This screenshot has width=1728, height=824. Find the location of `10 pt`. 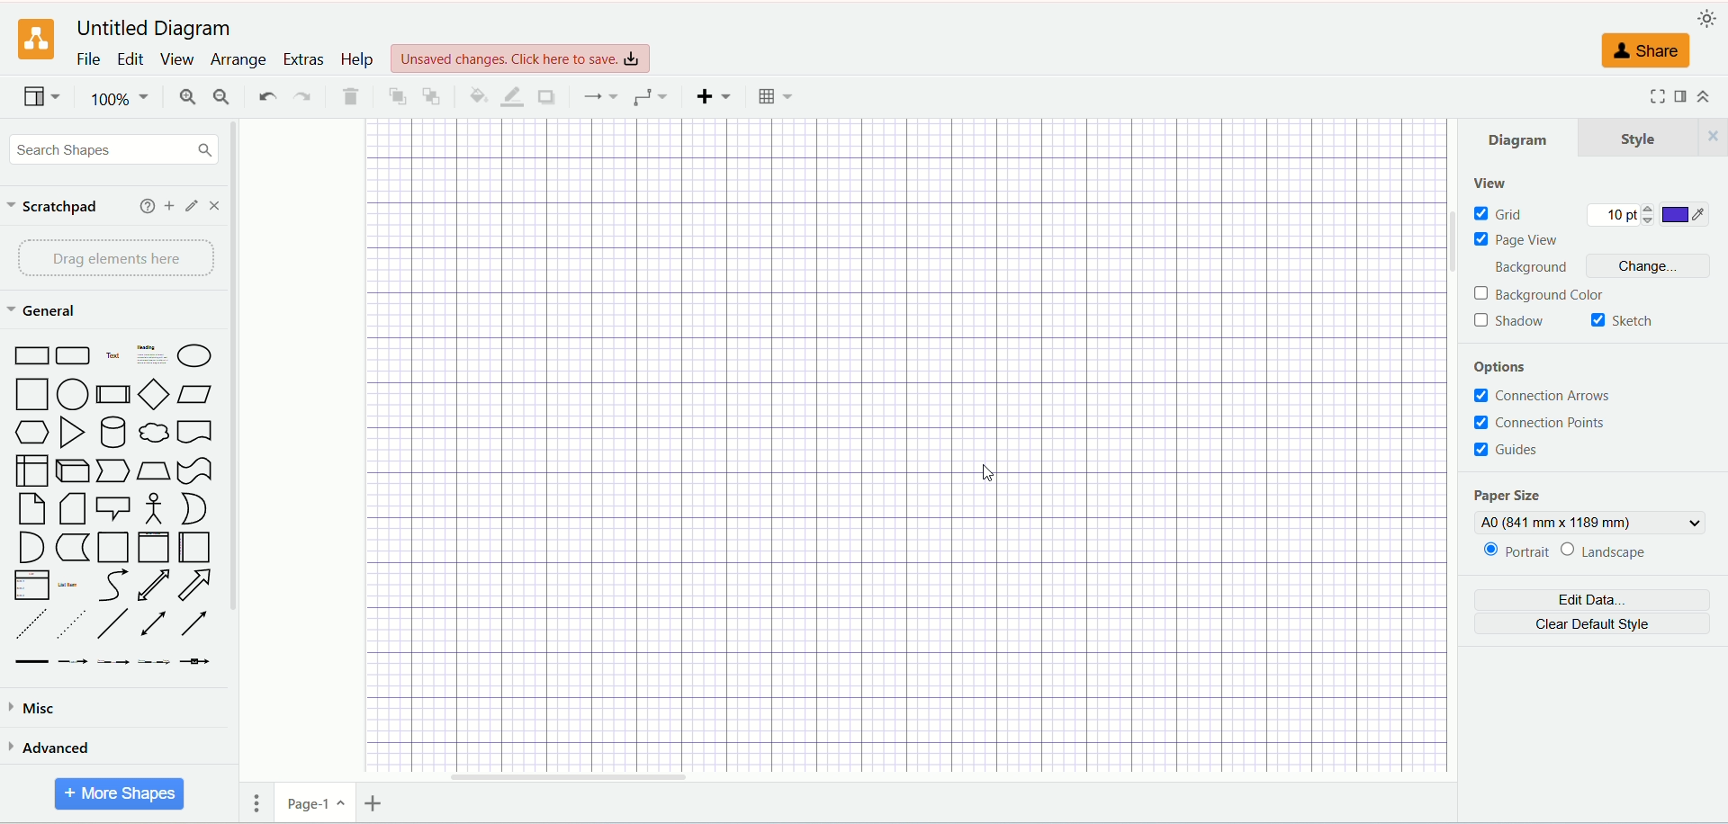

10 pt is located at coordinates (1621, 216).